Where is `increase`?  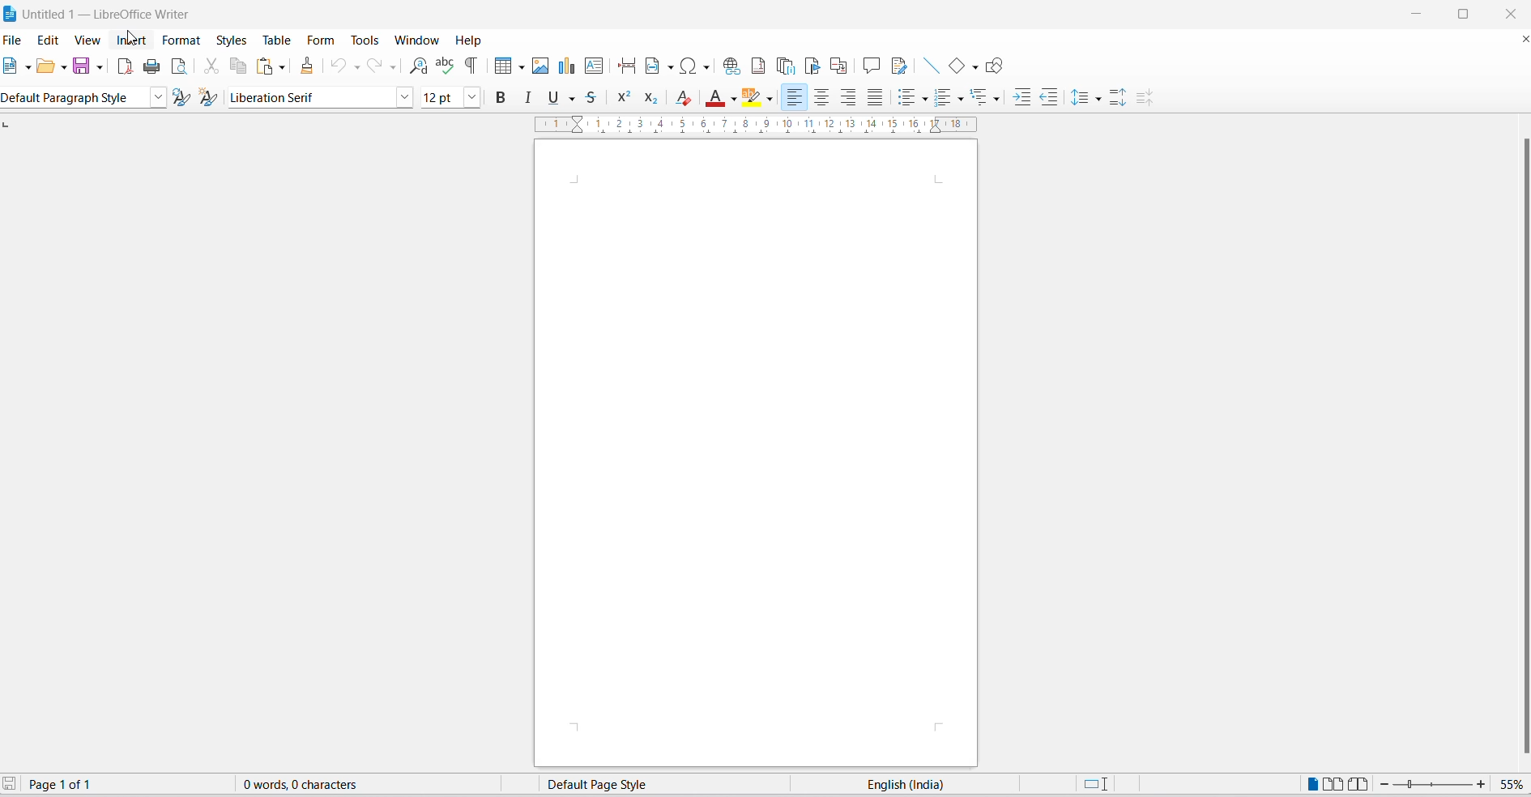 increase is located at coordinates (1482, 784).